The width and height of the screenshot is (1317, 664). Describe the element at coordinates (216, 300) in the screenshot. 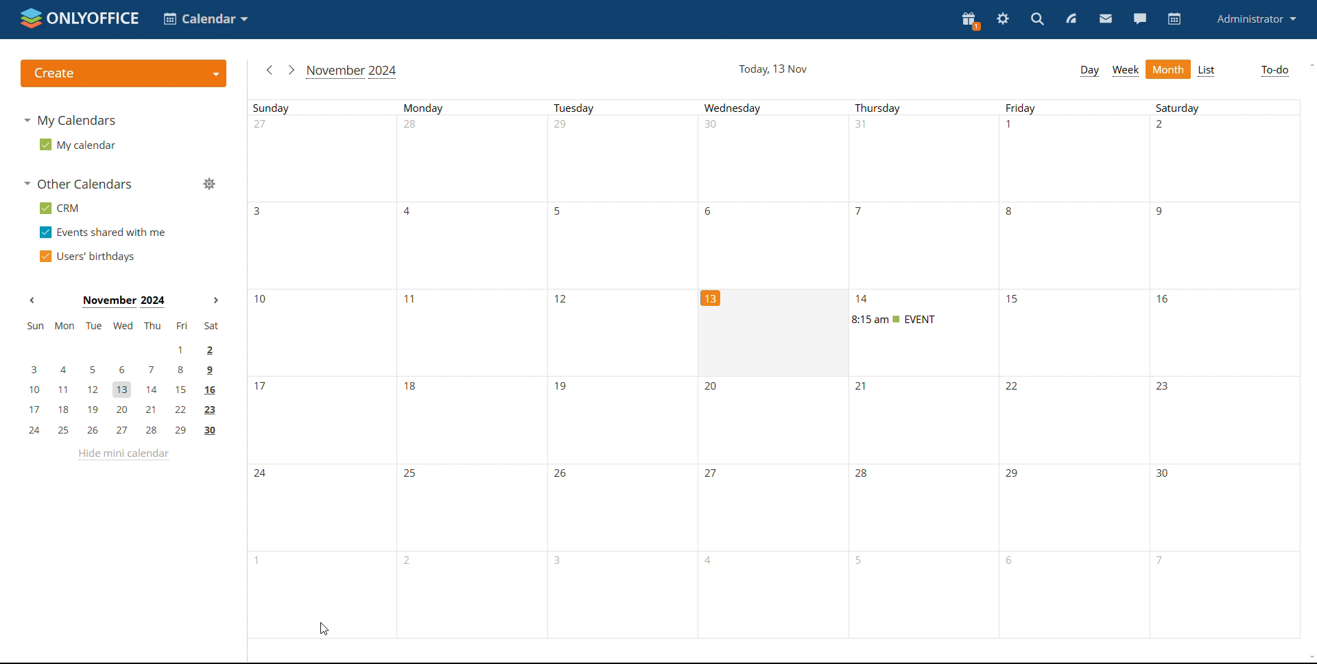

I see `next month` at that location.